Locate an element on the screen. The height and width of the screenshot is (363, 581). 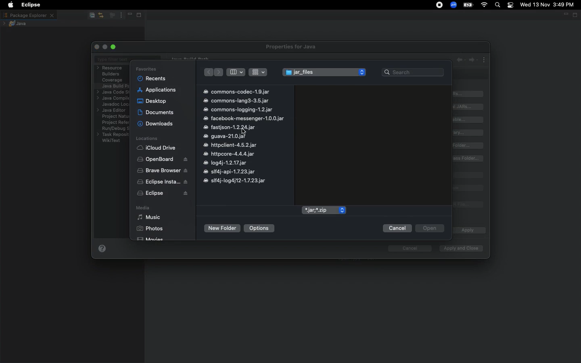
Eclipse installer is located at coordinates (161, 182).